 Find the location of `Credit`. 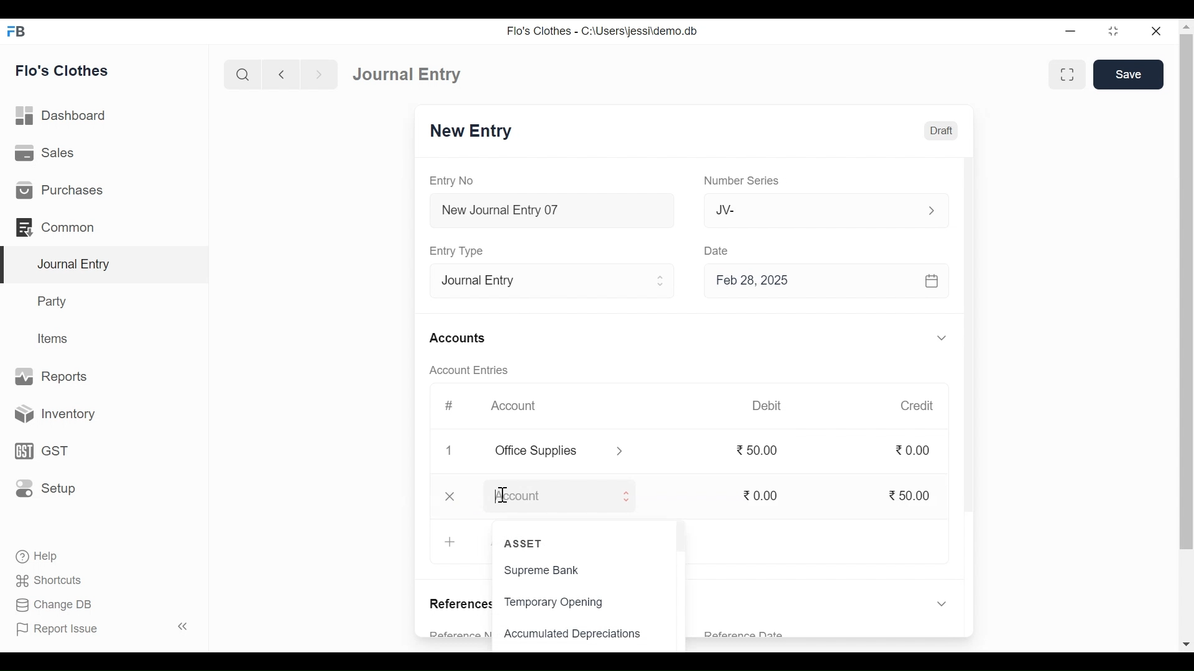

Credit is located at coordinates (922, 406).